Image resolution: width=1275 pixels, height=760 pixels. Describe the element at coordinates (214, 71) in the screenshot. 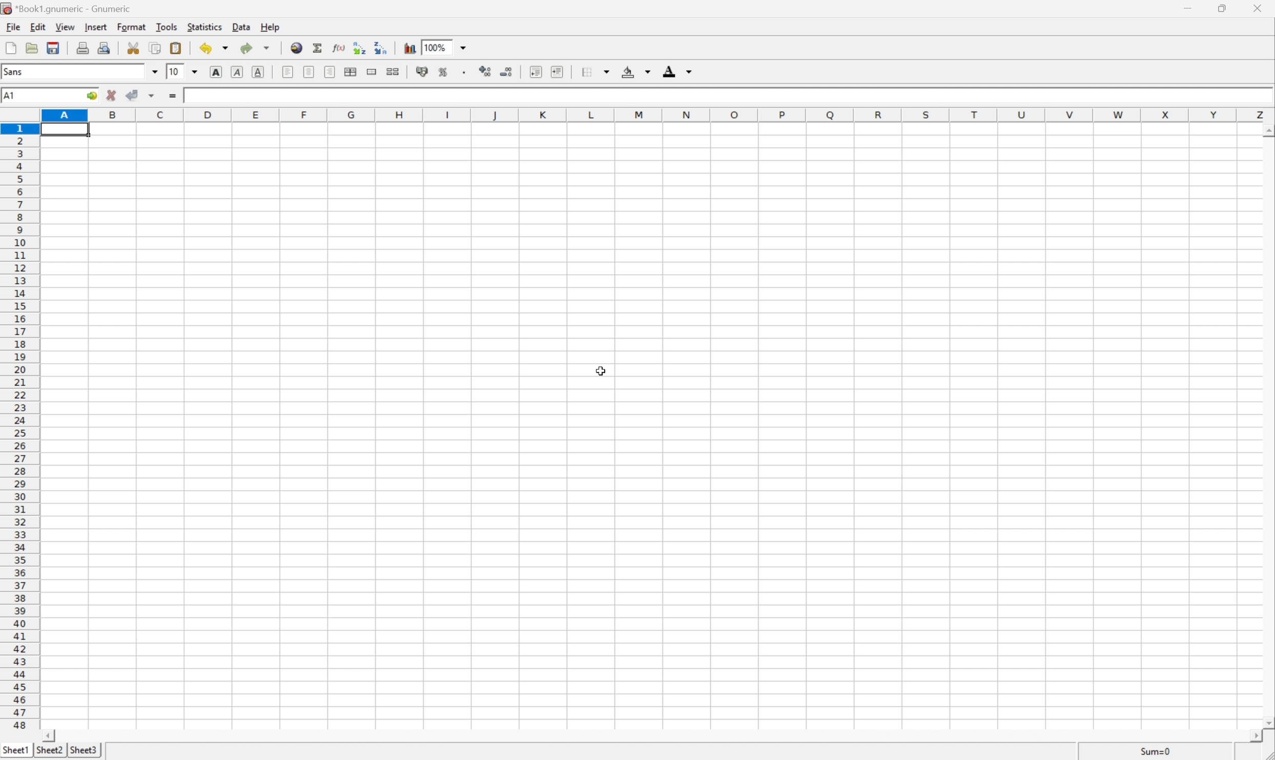

I see `Bold` at that location.